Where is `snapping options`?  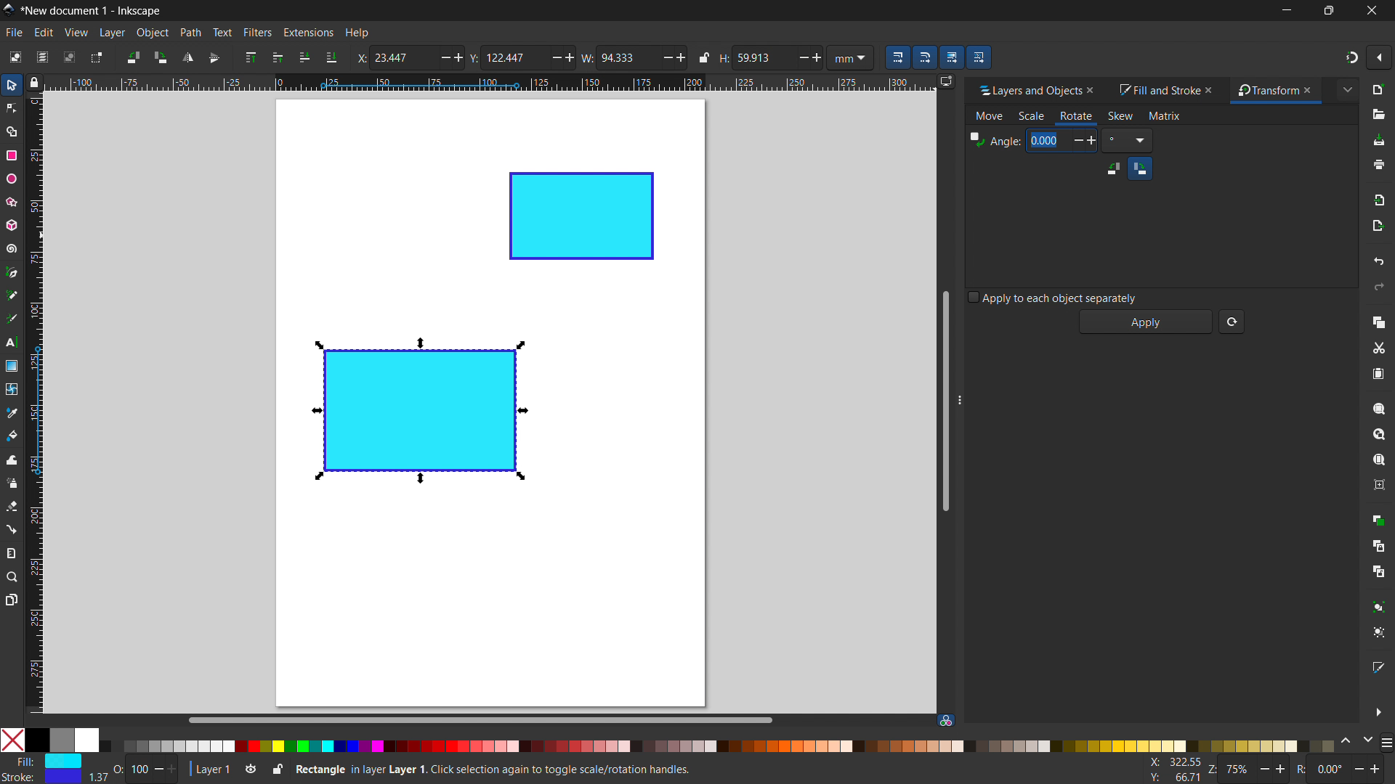 snapping options is located at coordinates (1379, 57).